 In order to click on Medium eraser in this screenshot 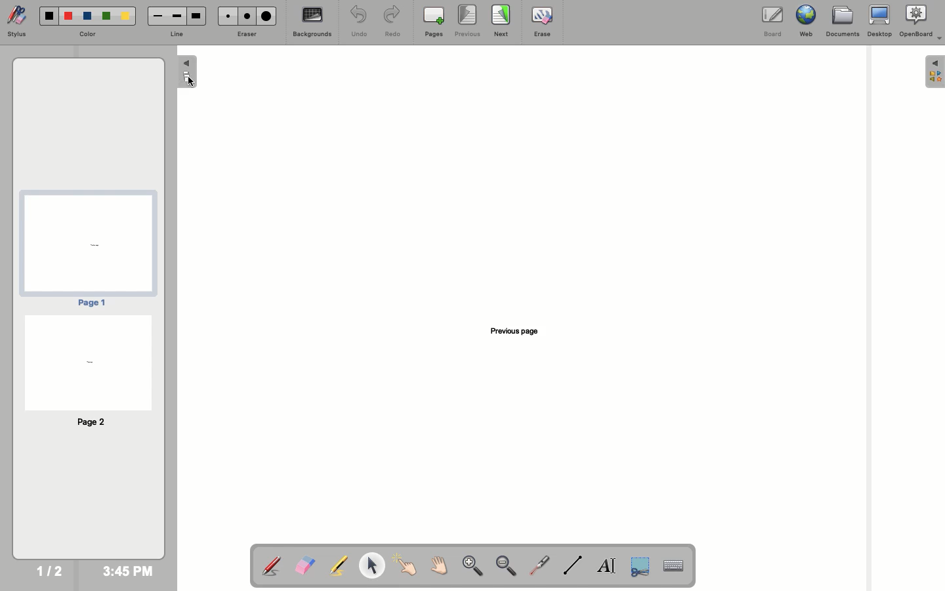, I will do `click(245, 16)`.